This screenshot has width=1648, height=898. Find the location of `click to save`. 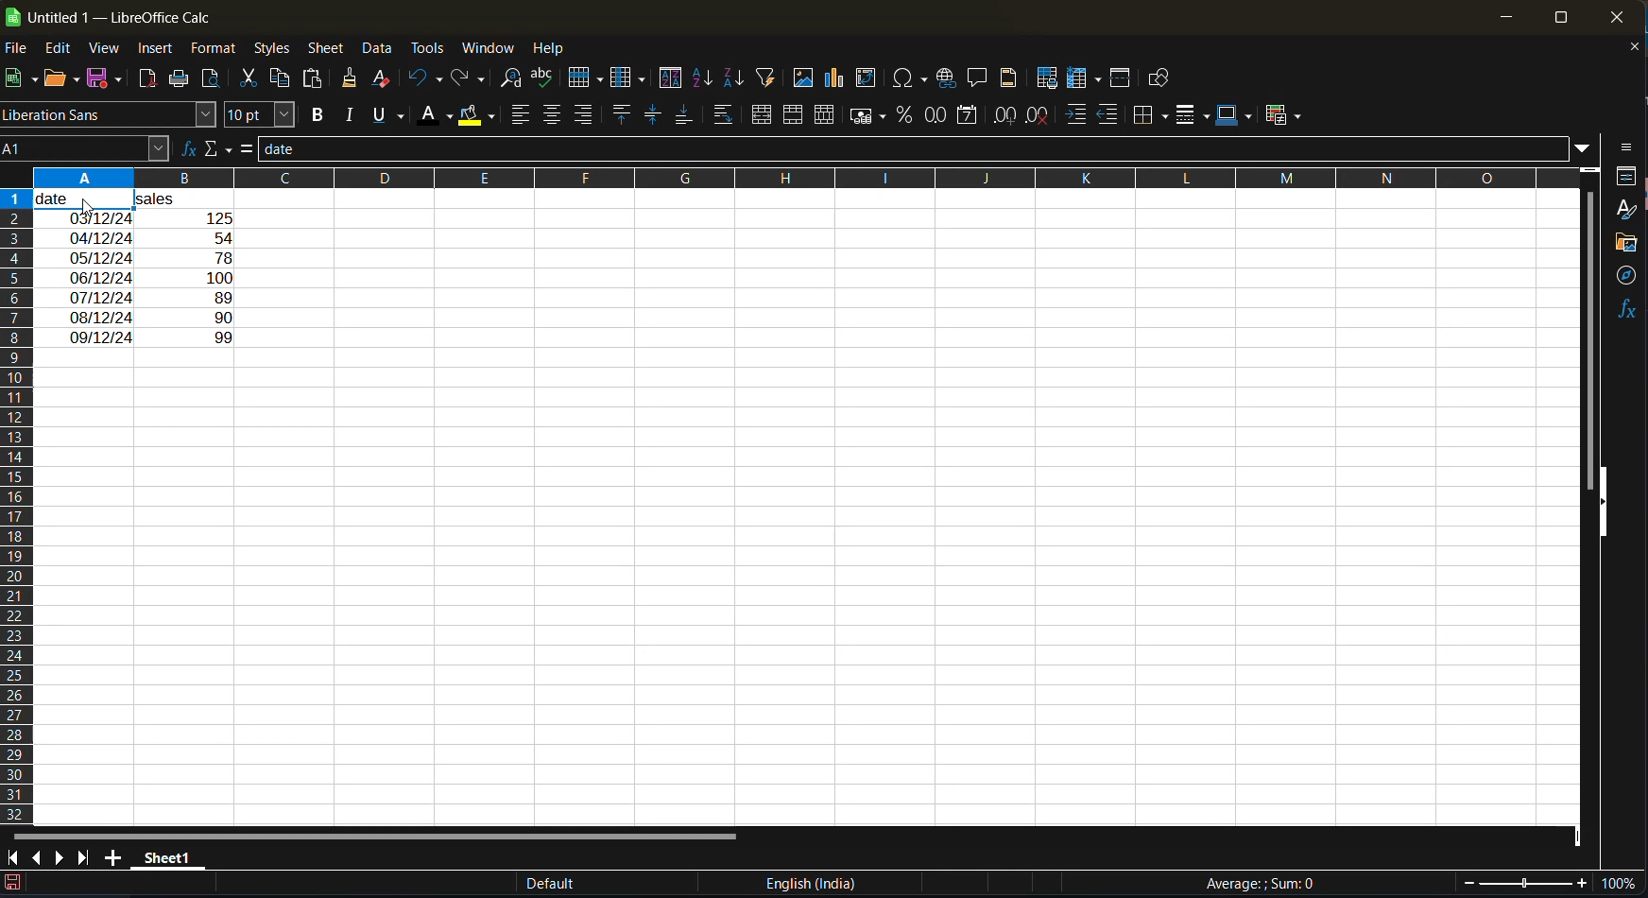

click to save is located at coordinates (12, 886).